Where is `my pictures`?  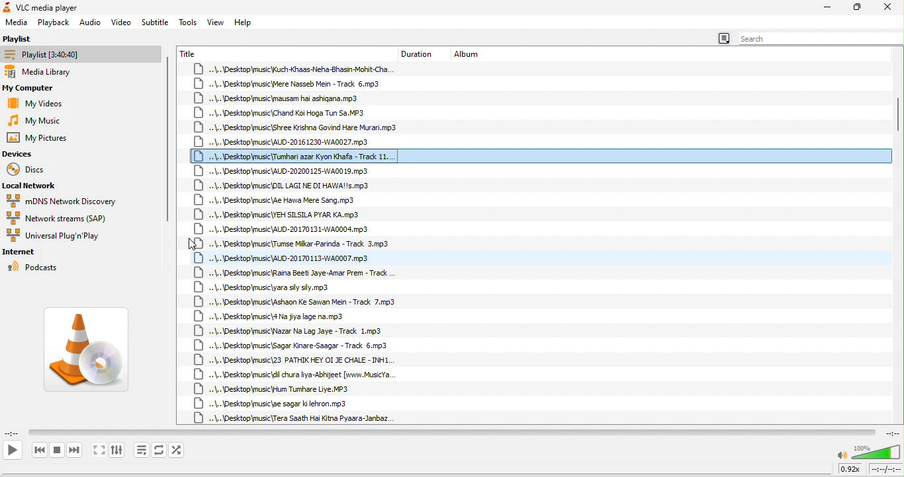
my pictures is located at coordinates (46, 139).